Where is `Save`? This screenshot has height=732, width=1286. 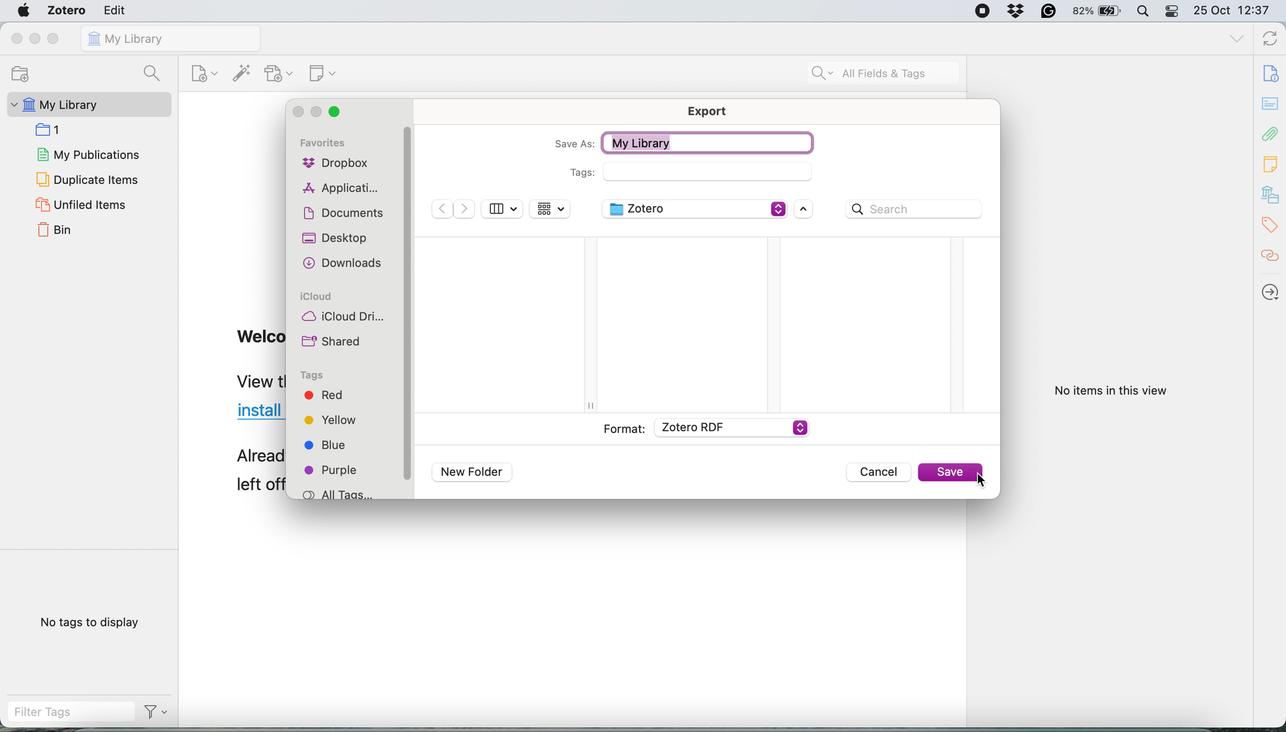
Save is located at coordinates (949, 473).